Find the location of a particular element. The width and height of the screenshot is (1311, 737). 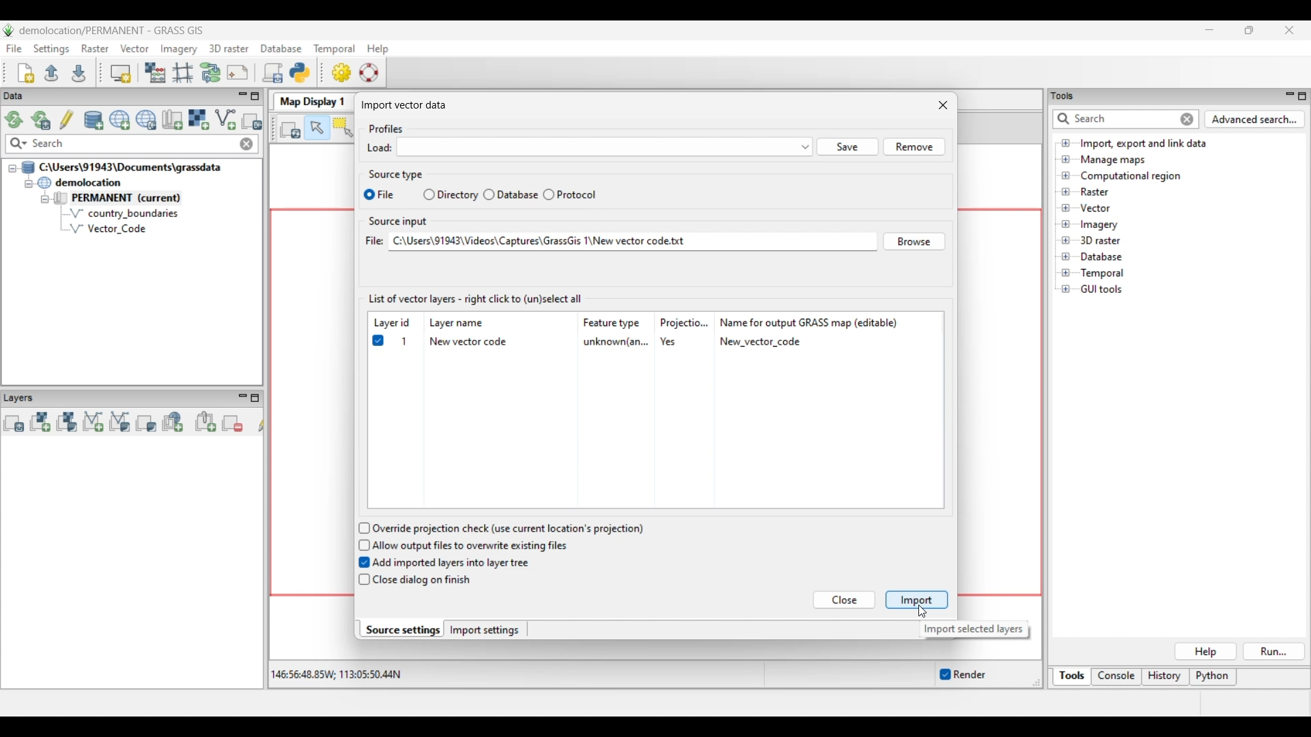

Vector Code is located at coordinates (115, 228).